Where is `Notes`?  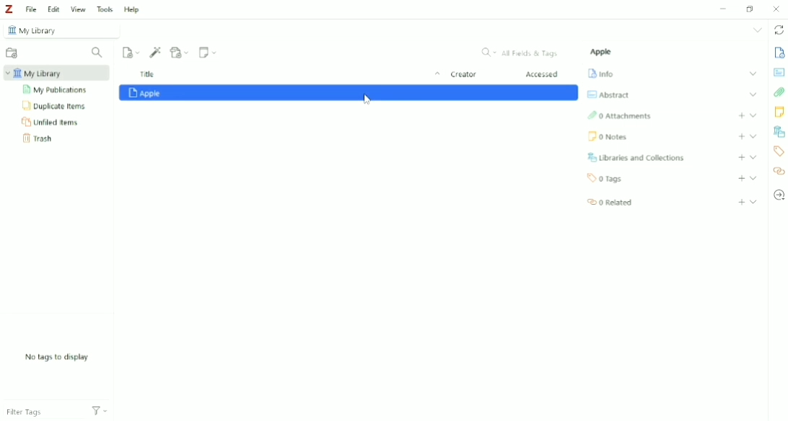 Notes is located at coordinates (608, 138).